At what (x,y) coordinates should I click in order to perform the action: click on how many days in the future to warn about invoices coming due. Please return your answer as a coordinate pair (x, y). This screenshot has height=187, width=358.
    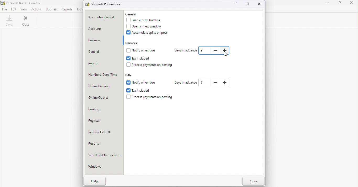
    Looking at the image, I should click on (225, 50).